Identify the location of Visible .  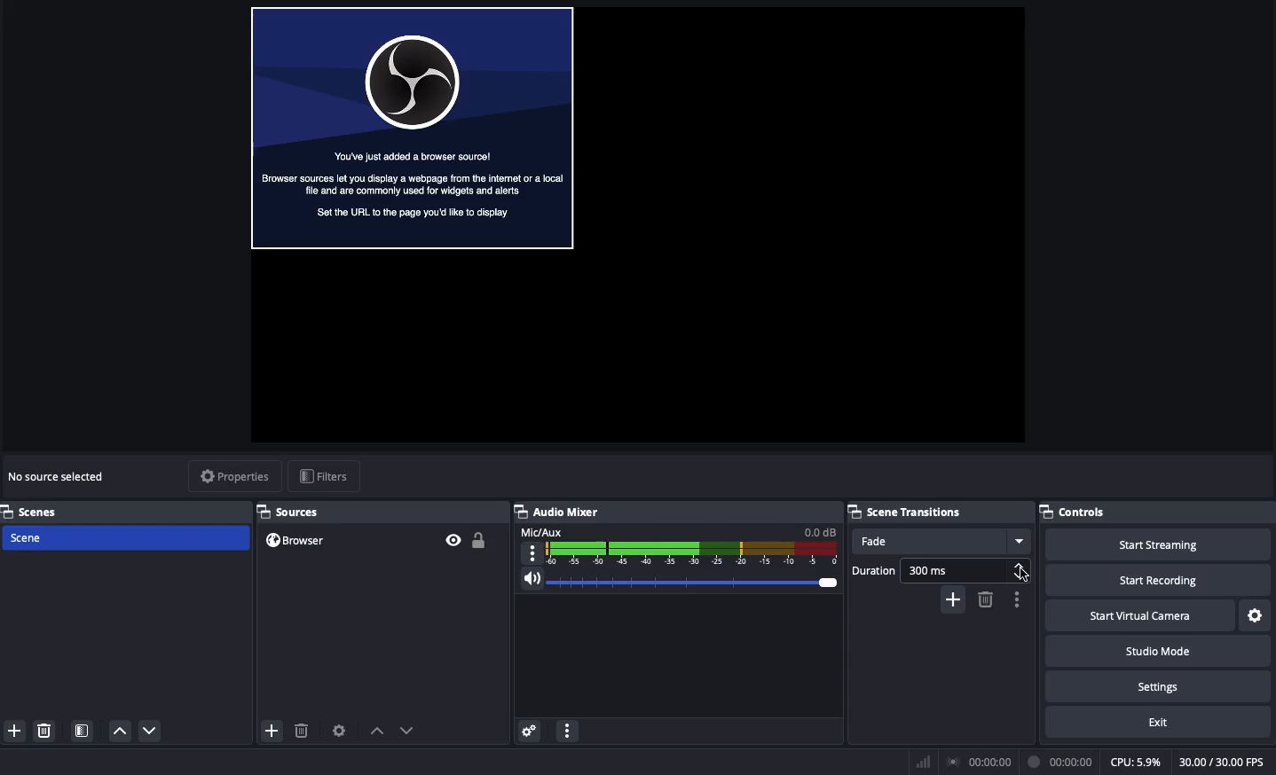
(453, 540).